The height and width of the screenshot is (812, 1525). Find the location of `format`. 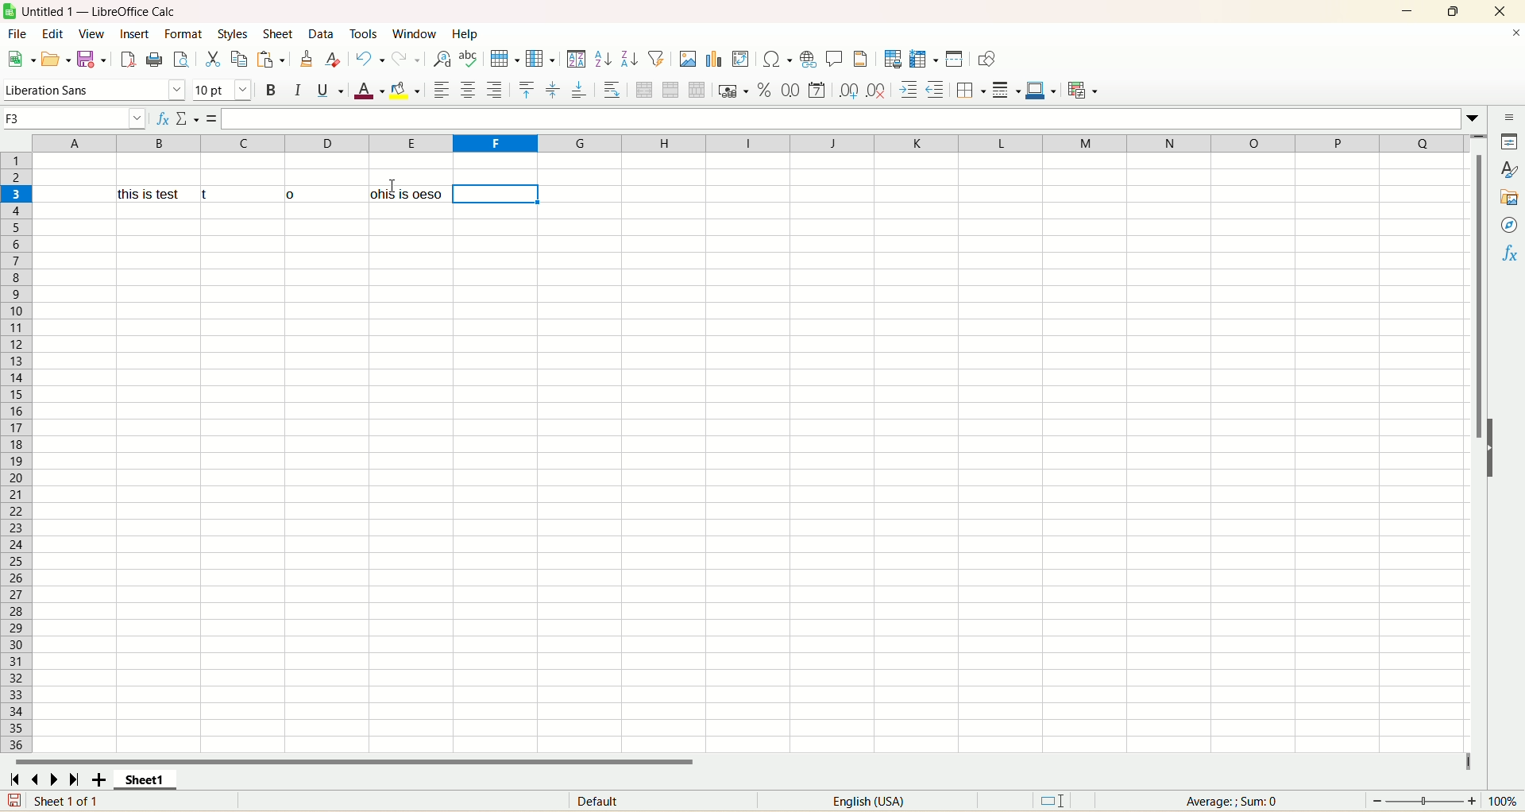

format is located at coordinates (183, 35).